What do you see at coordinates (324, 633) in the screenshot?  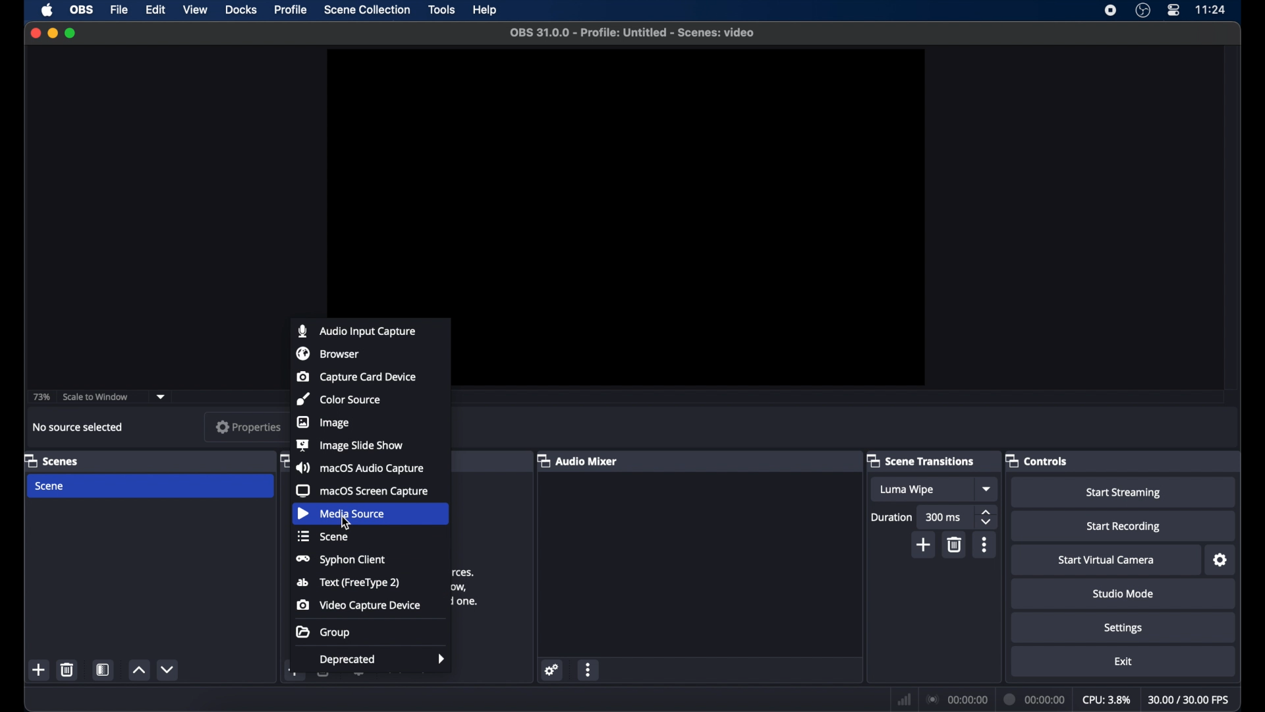 I see `group ` at bounding box center [324, 633].